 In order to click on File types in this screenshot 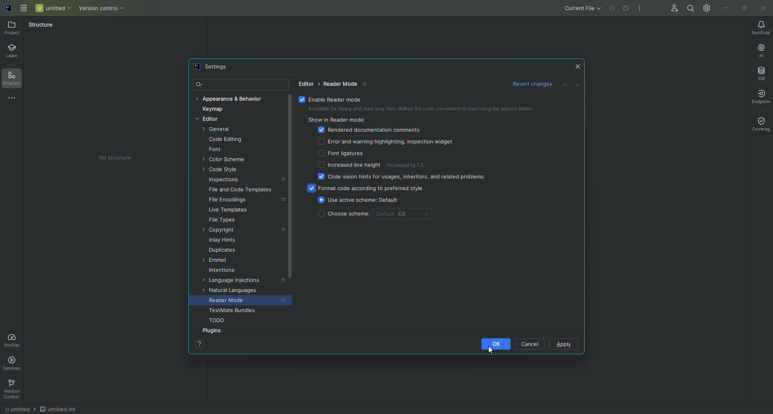, I will do `click(219, 221)`.